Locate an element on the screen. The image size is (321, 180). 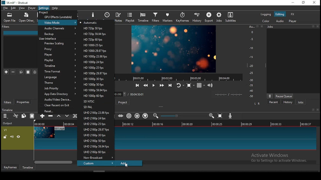
gpu effects is located at coordinates (58, 17).